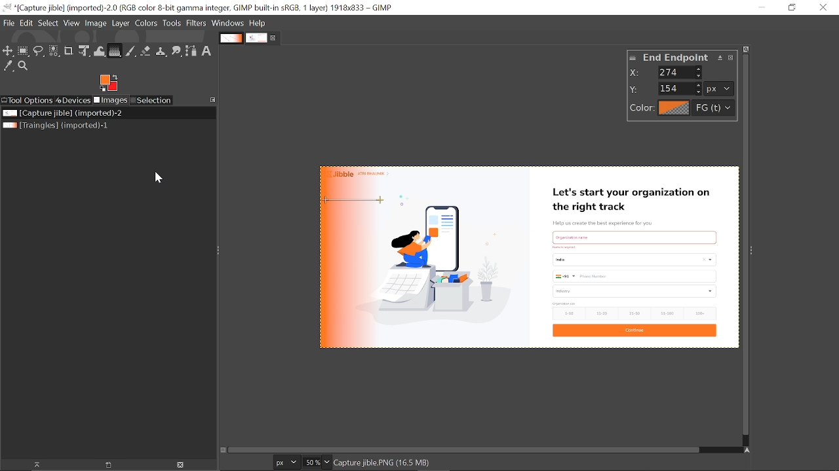 The image size is (839, 471). What do you see at coordinates (251, 461) in the screenshot?
I see `22.0 154.0` at bounding box center [251, 461].